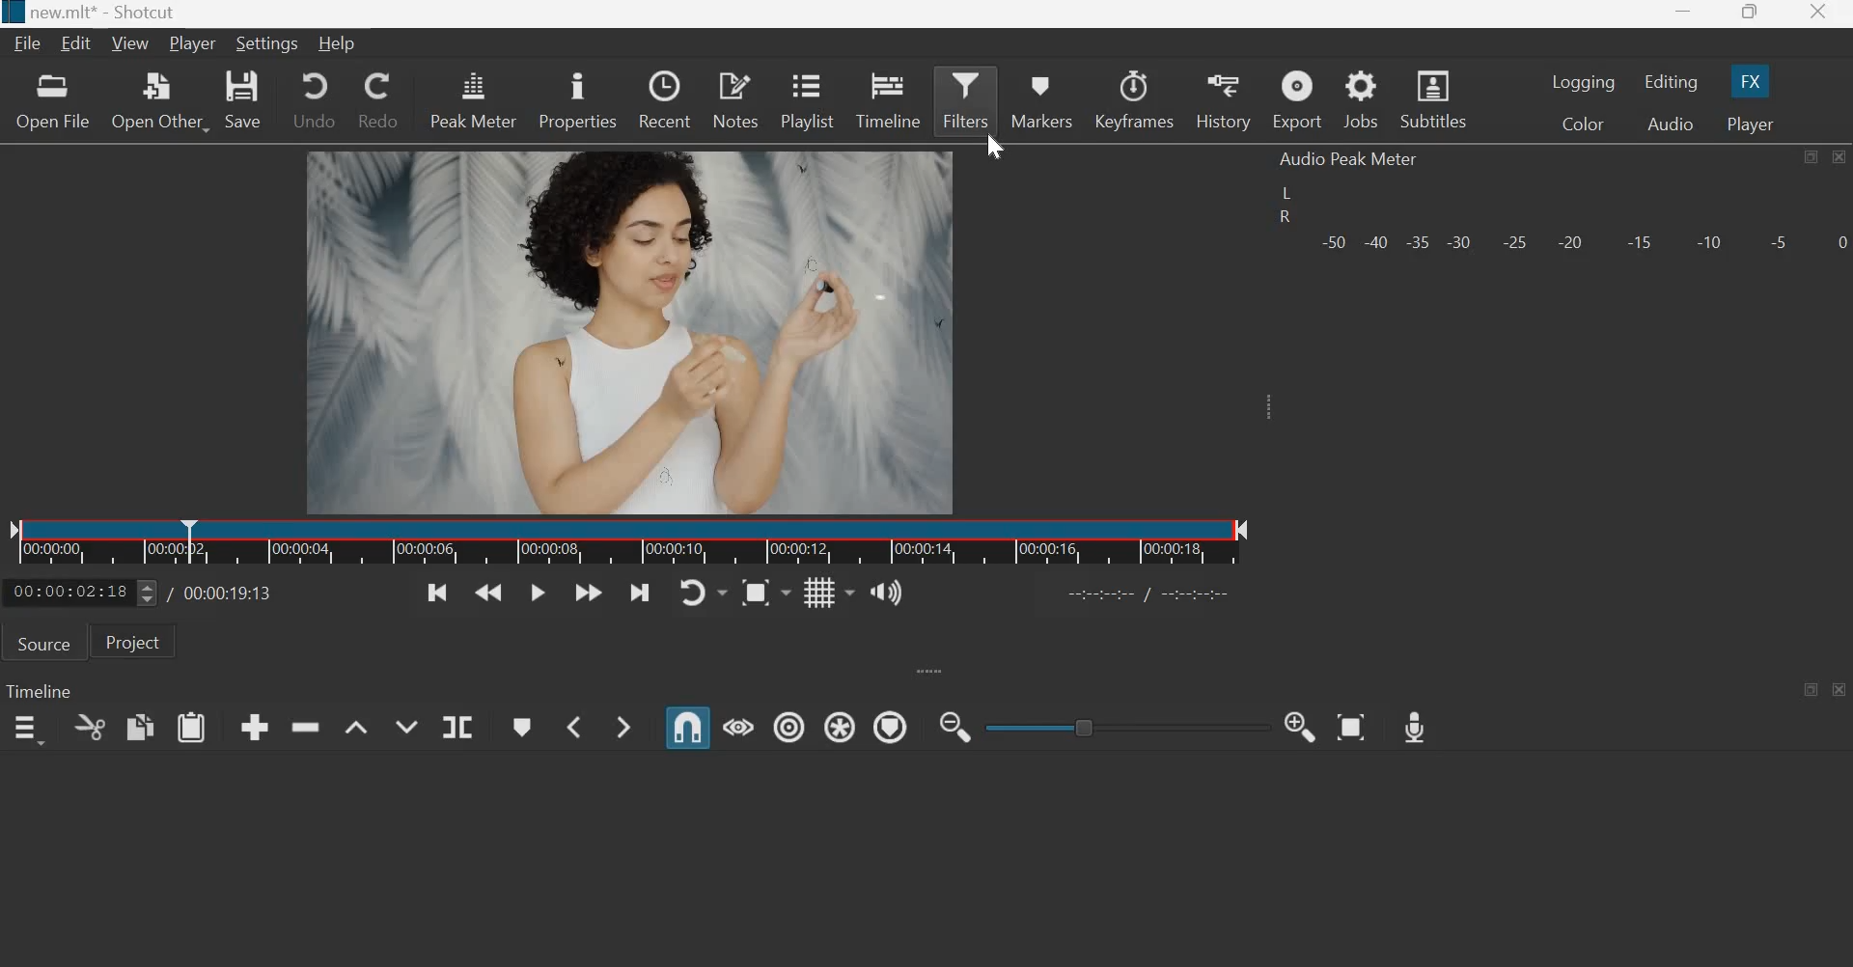  I want to click on Source, so click(43, 643).